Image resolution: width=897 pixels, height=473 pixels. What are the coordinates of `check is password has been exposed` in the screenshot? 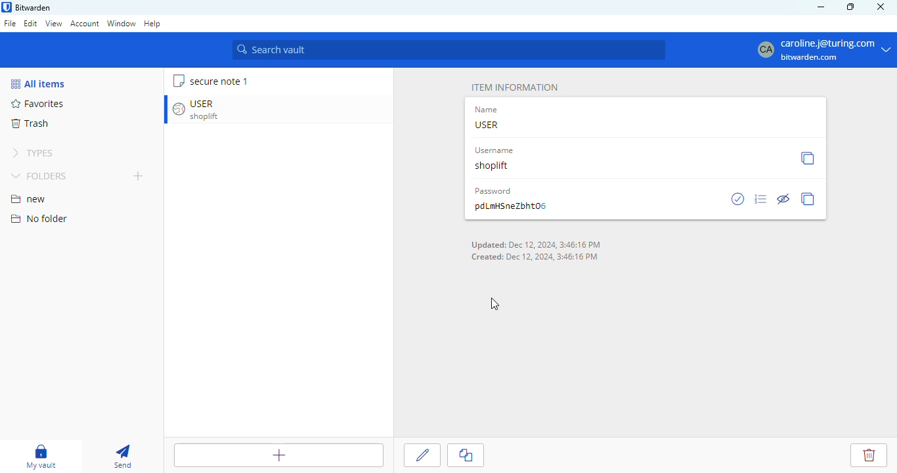 It's located at (739, 199).